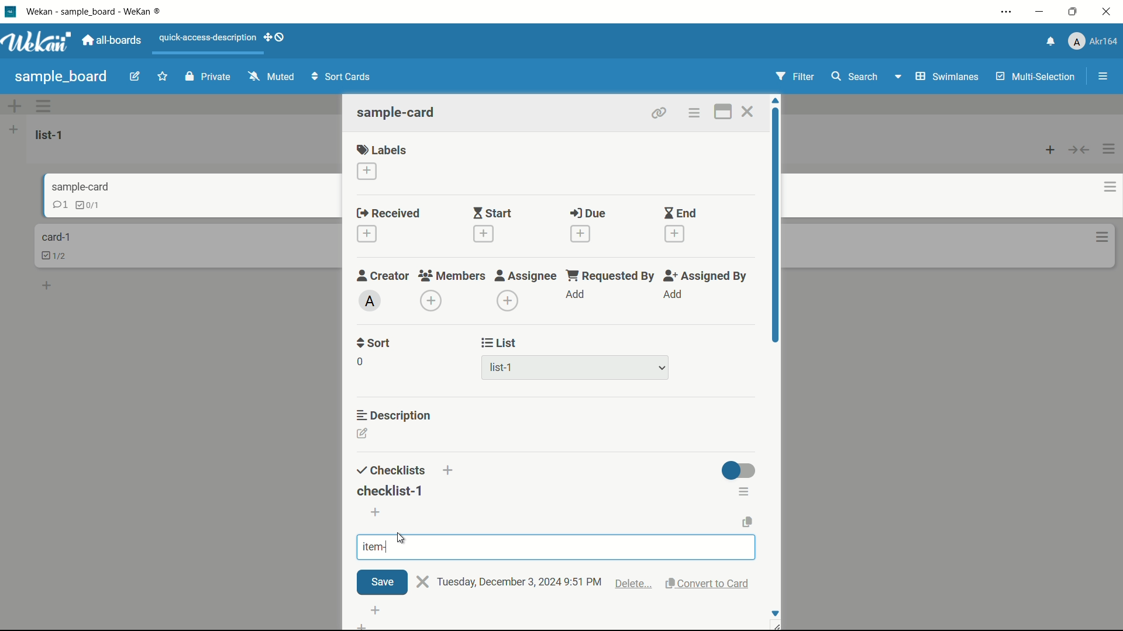 Image resolution: width=1123 pixels, height=631 pixels. What do you see at coordinates (748, 111) in the screenshot?
I see `close card` at bounding box center [748, 111].